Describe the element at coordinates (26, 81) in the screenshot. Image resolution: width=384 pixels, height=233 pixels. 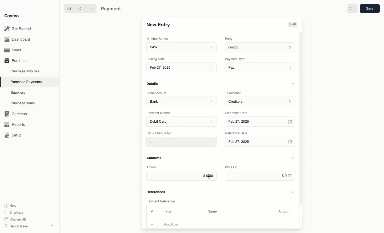
I see `Purchase Payments` at that location.